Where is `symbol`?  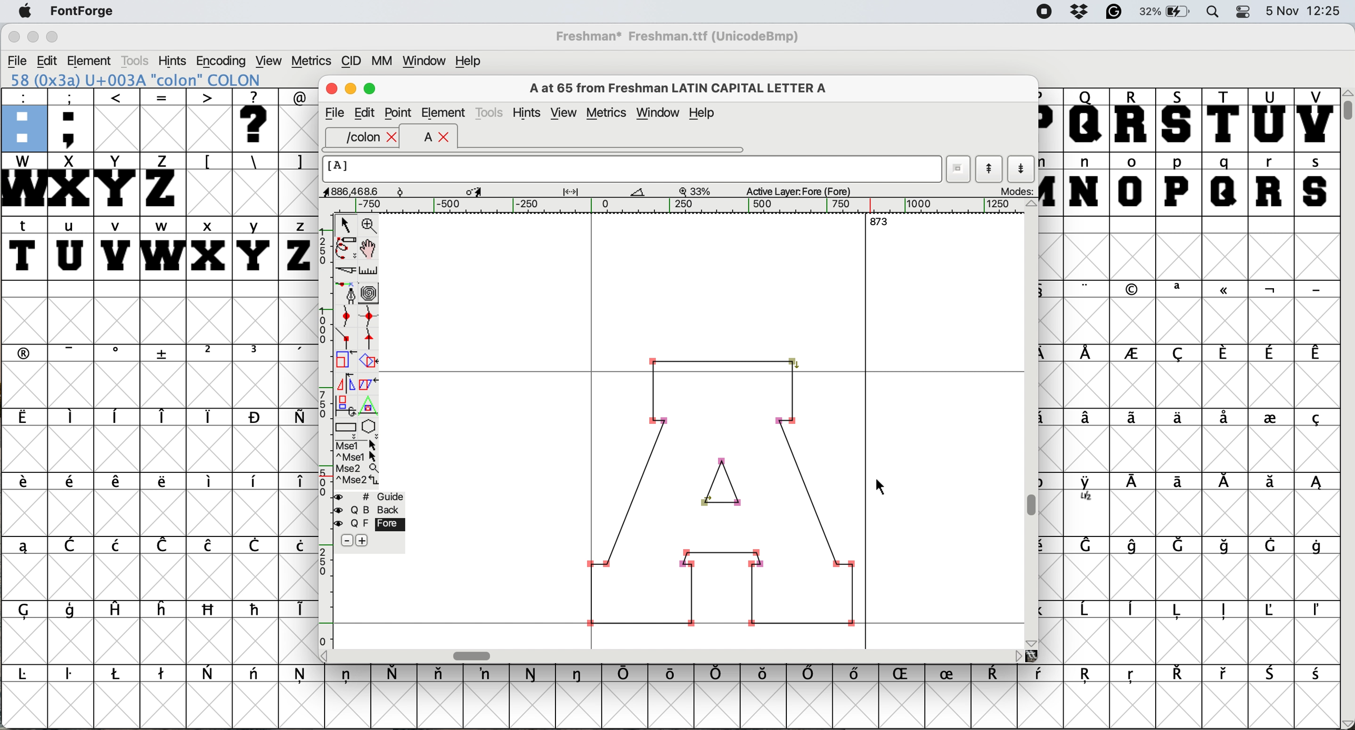 symbol is located at coordinates (210, 610).